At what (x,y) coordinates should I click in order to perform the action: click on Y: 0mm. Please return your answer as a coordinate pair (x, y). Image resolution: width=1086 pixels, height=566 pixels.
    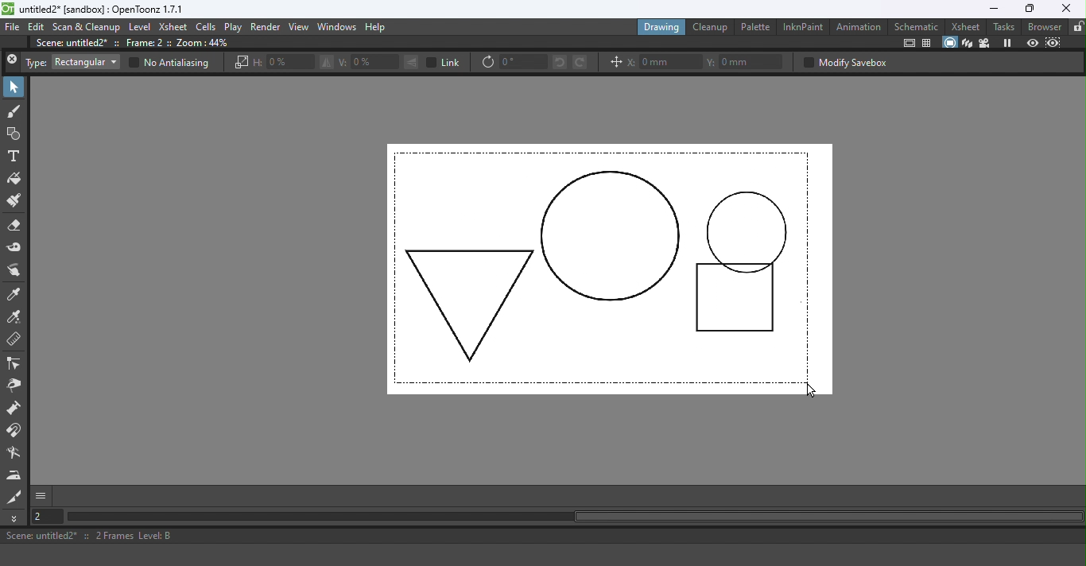
    Looking at the image, I should click on (747, 62).